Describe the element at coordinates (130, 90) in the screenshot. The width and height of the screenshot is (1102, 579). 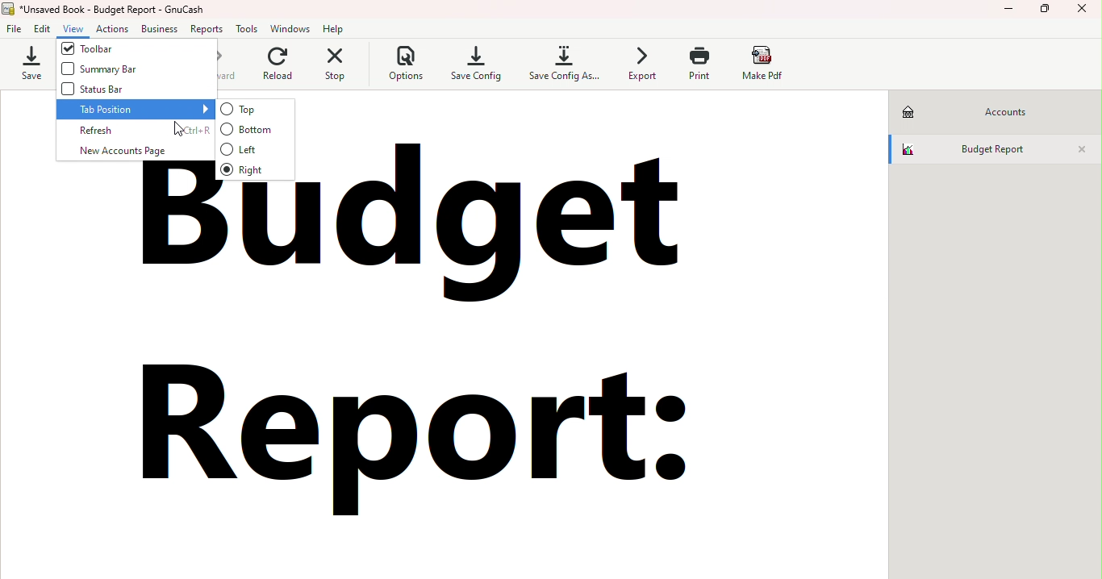
I see `Status bar` at that location.